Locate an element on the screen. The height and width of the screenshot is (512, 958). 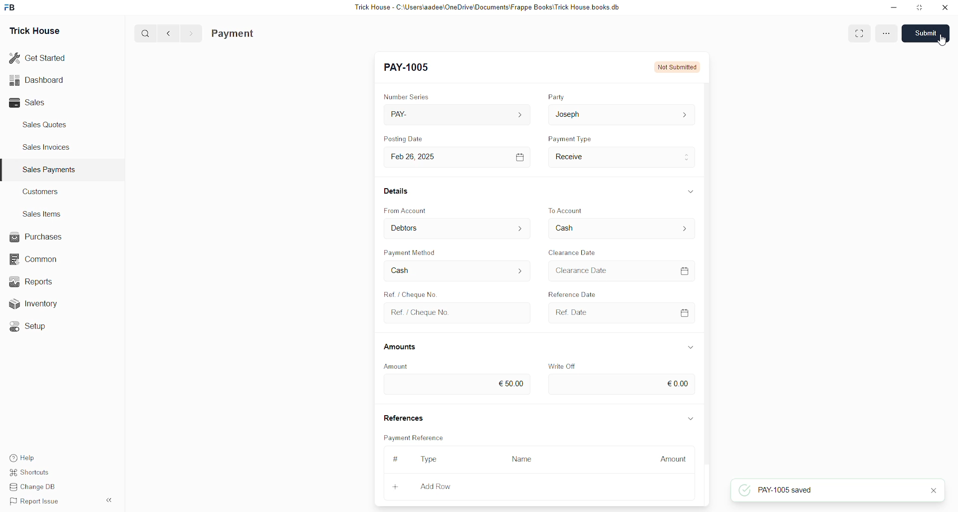
cursor is located at coordinates (943, 40).